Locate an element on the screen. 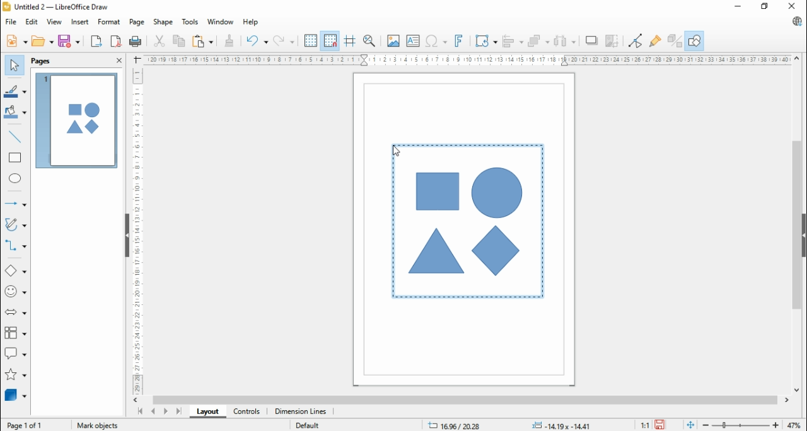 Image resolution: width=807 pixels, height=431 pixels. shape 4 is located at coordinates (497, 251).